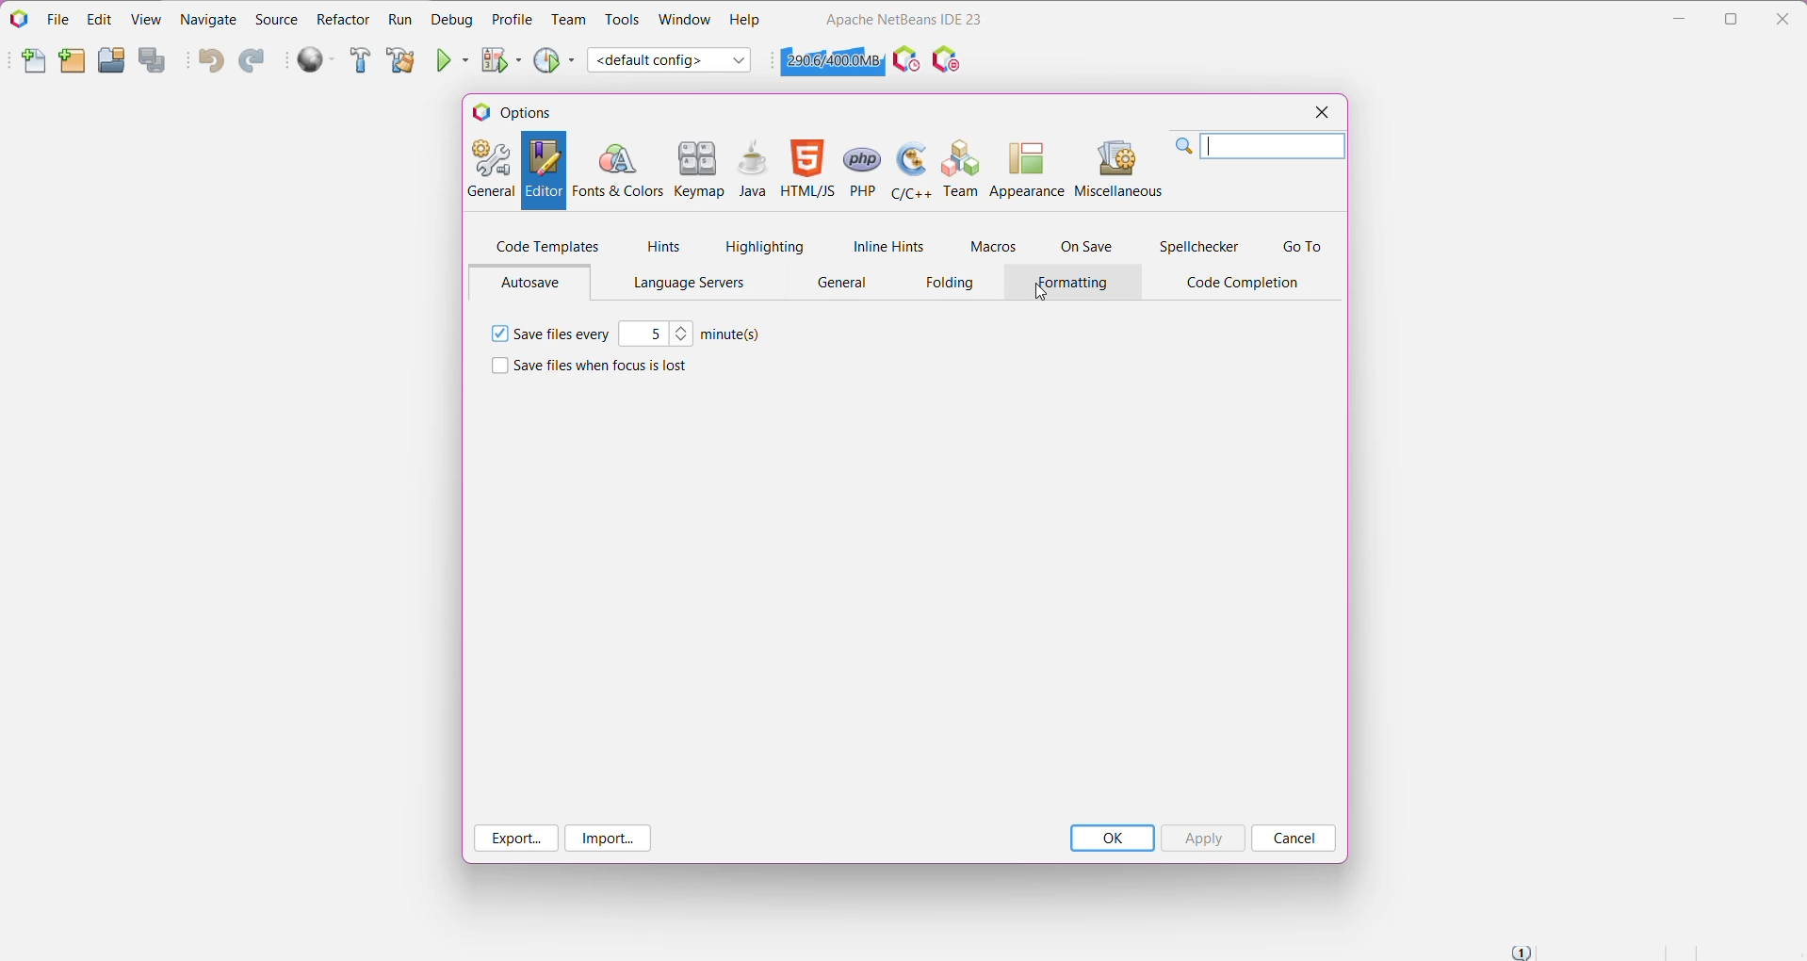 The height and width of the screenshot is (961, 1807). Describe the element at coordinates (1088, 247) in the screenshot. I see `On Save` at that location.